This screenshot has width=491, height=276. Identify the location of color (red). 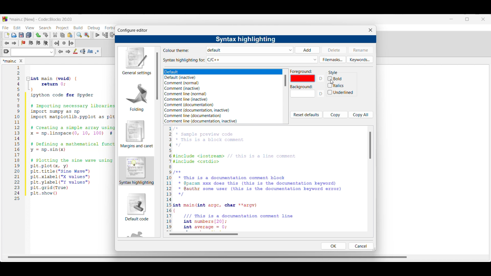
(304, 79).